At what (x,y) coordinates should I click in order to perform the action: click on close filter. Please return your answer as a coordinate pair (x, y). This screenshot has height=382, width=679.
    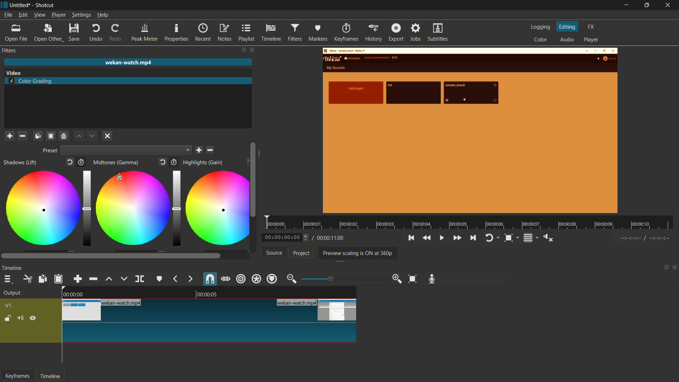
    Looking at the image, I should click on (252, 50).